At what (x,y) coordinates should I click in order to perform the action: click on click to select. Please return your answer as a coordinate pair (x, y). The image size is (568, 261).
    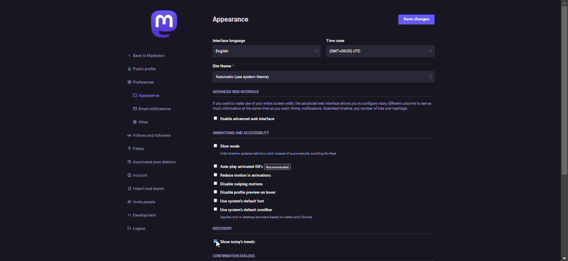
    Looking at the image, I should click on (215, 192).